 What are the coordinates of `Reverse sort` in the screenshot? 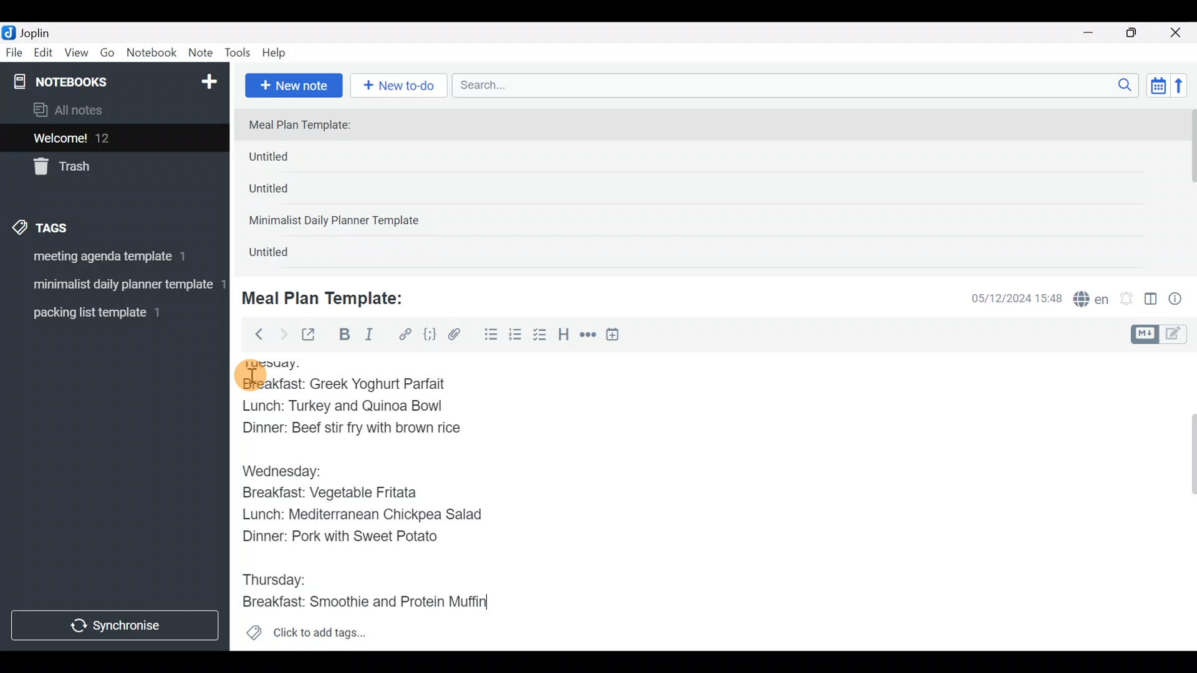 It's located at (1185, 89).